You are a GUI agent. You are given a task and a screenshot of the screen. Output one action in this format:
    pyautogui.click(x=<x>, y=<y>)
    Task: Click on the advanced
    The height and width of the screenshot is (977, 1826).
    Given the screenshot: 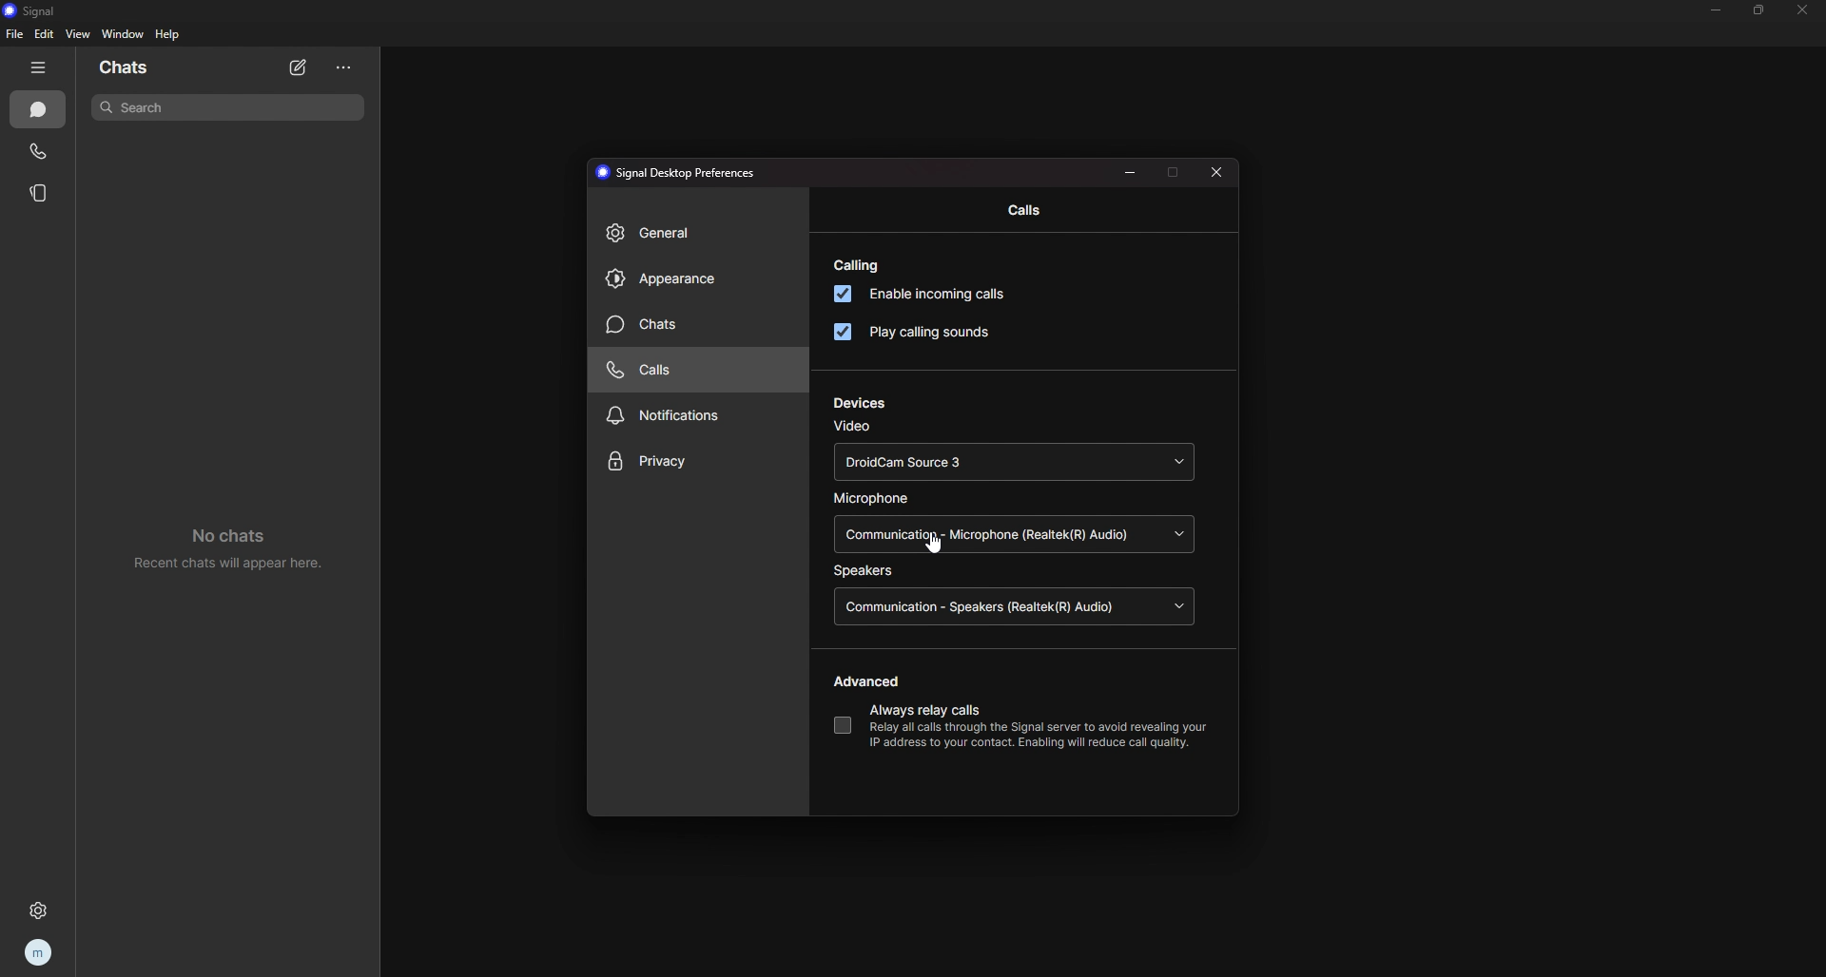 What is the action you would take?
    pyautogui.click(x=871, y=681)
    